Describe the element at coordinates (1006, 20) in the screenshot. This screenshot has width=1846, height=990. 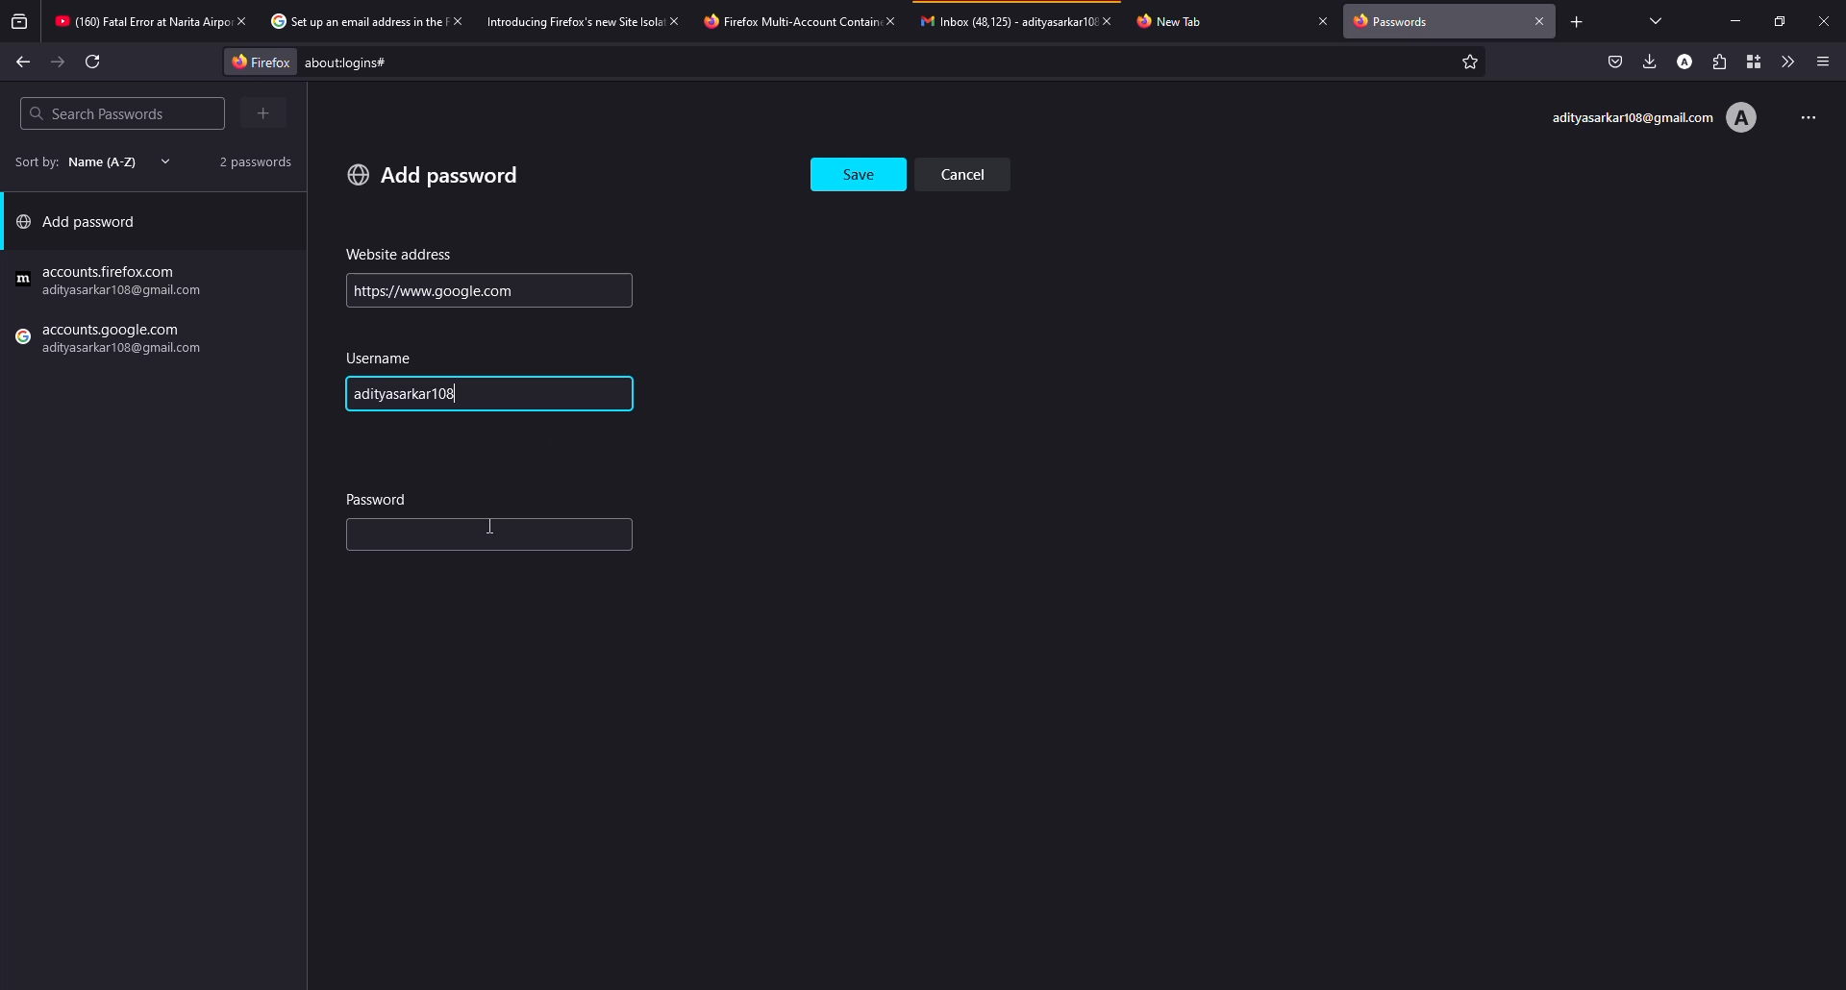
I see `tab` at that location.